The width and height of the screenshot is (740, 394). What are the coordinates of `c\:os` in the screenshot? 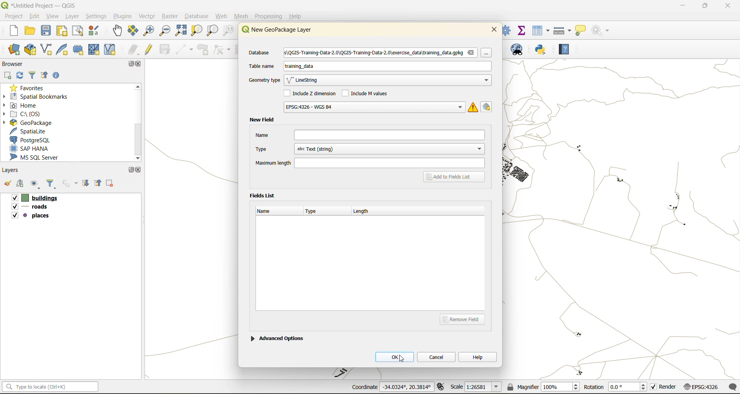 It's located at (29, 113).